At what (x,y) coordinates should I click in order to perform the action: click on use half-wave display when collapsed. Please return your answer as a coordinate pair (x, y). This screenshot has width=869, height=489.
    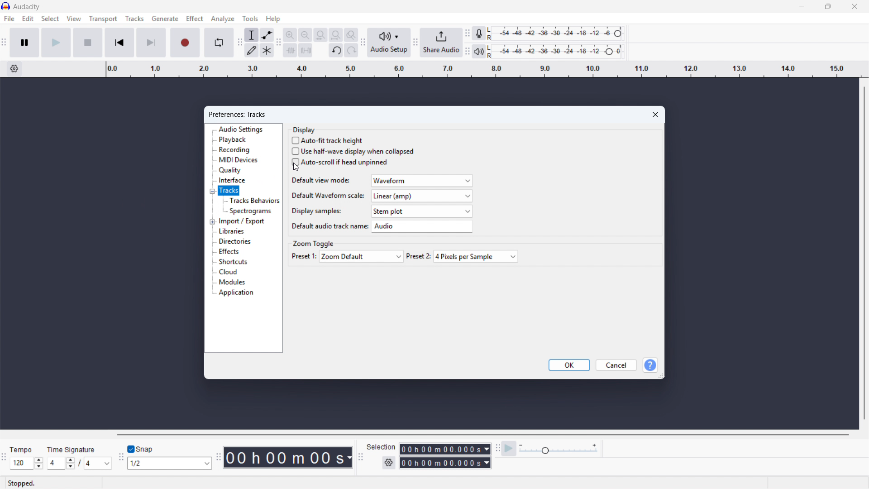
    Looking at the image, I should click on (353, 151).